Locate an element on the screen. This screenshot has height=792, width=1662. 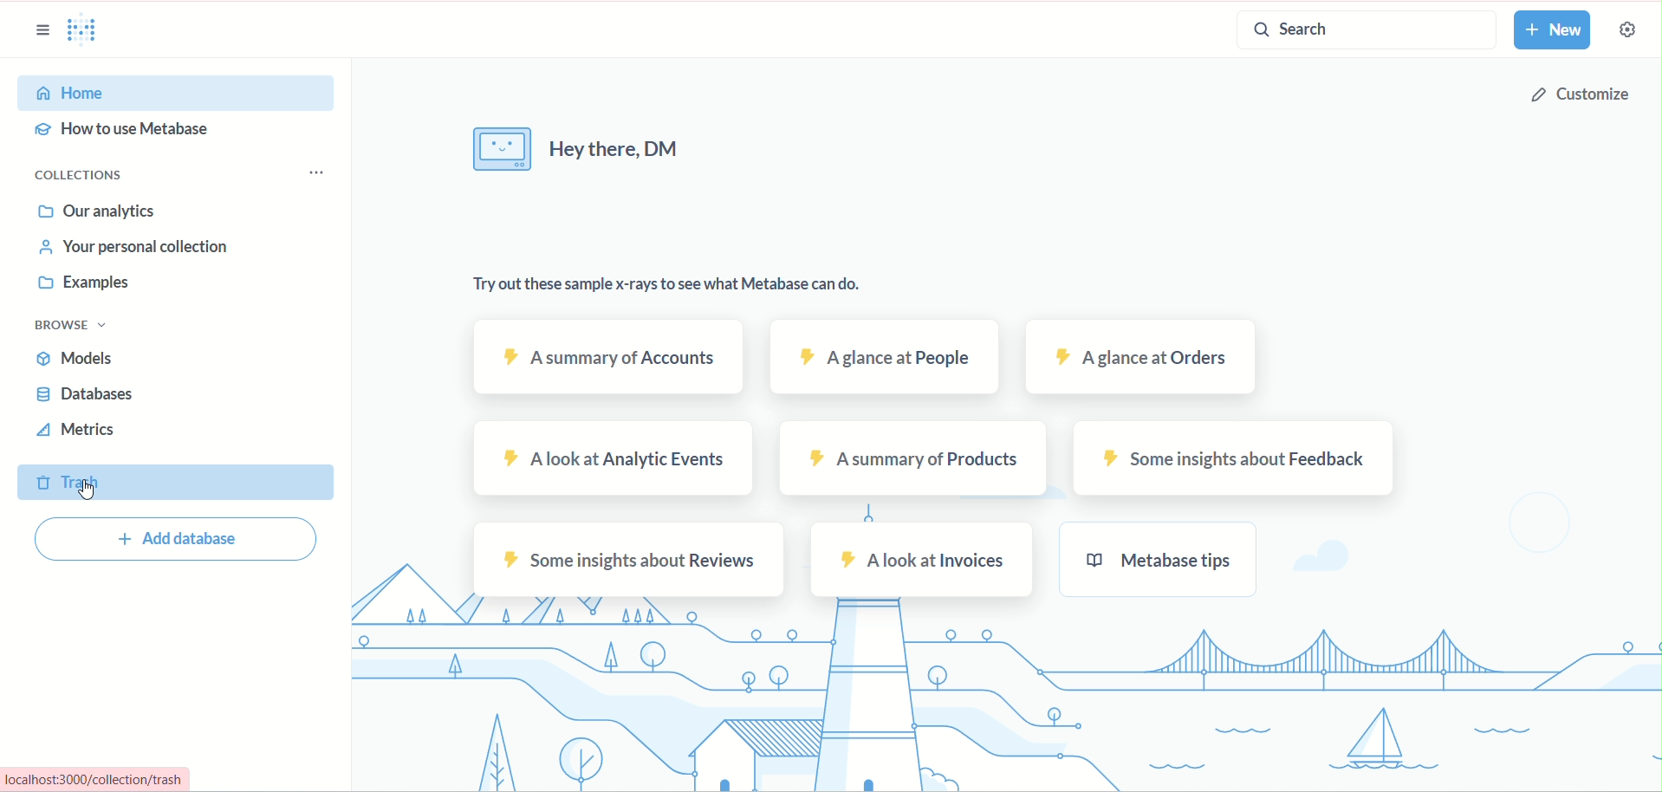
our annalytics is located at coordinates (101, 210).